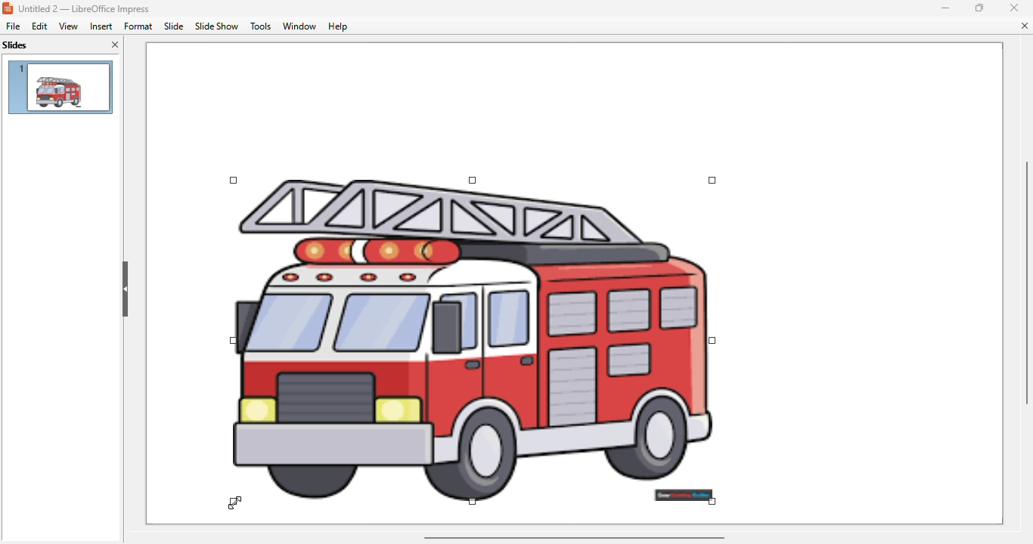 This screenshot has width=1033, height=544. What do you see at coordinates (15, 45) in the screenshot?
I see `slides` at bounding box center [15, 45].